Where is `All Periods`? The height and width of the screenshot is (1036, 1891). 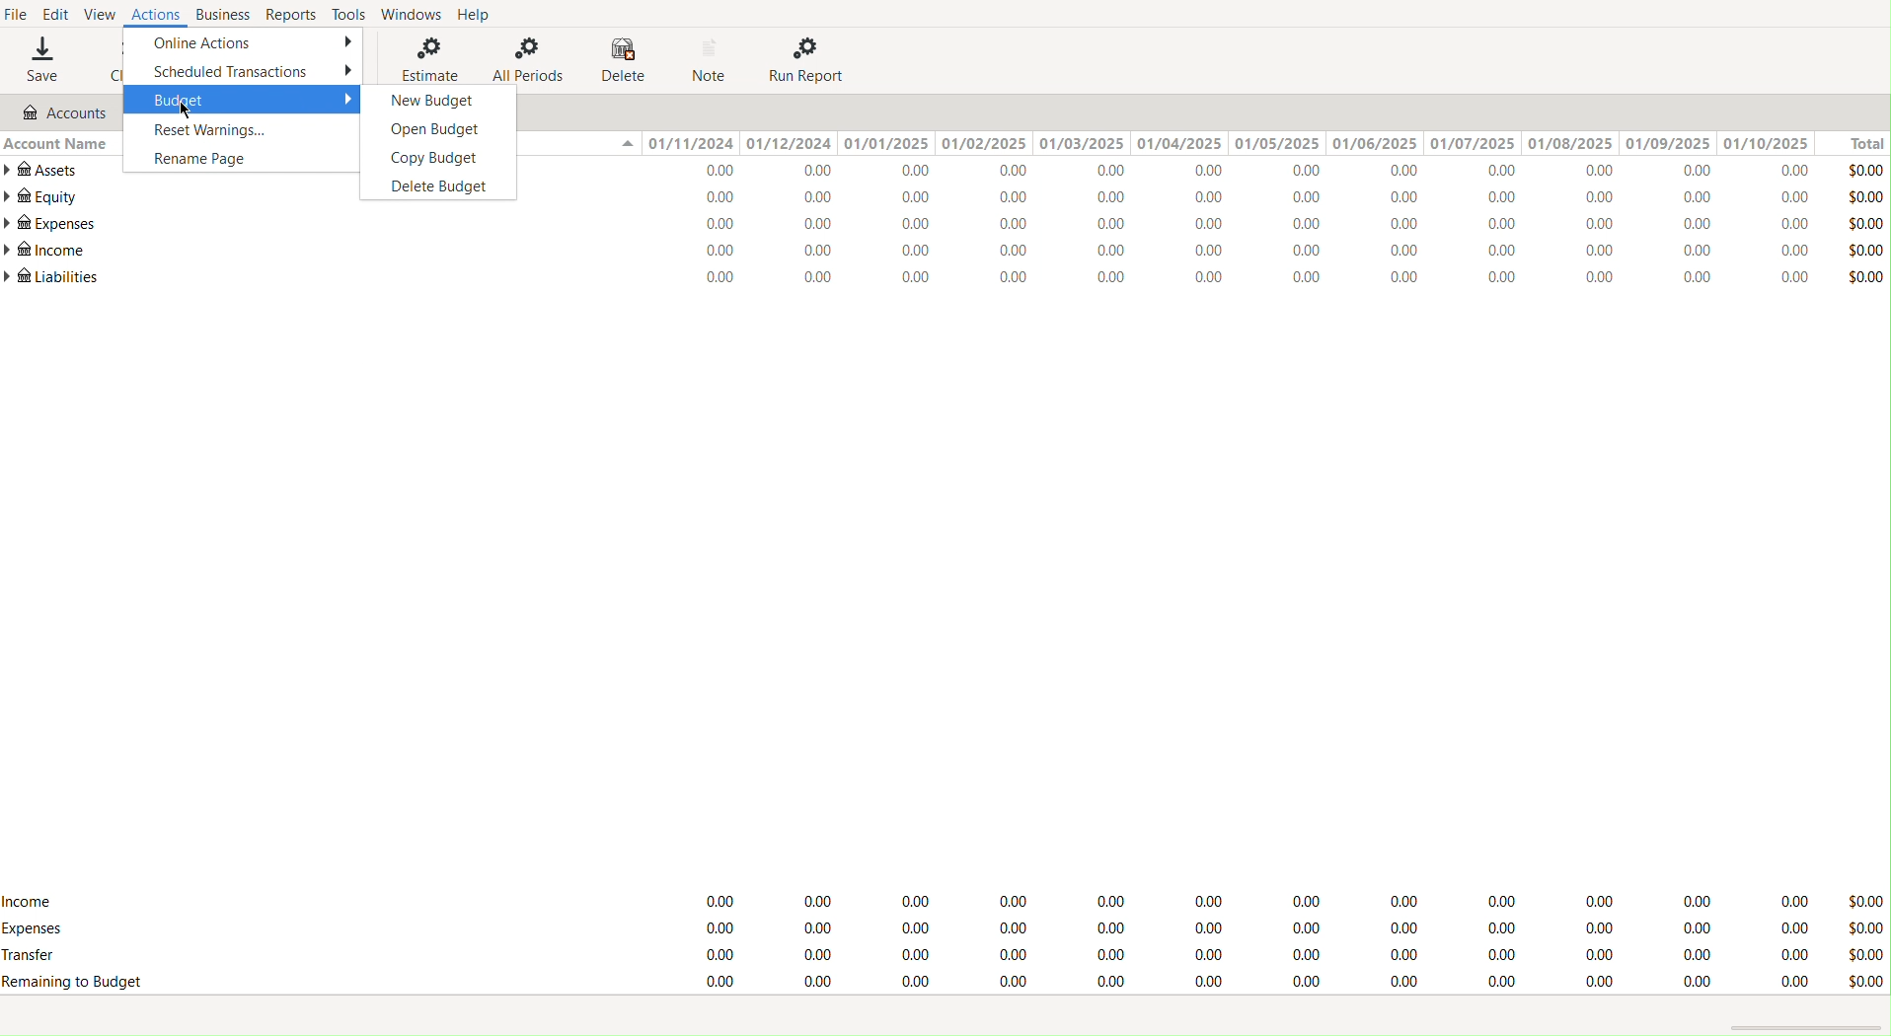
All Periods is located at coordinates (526, 56).